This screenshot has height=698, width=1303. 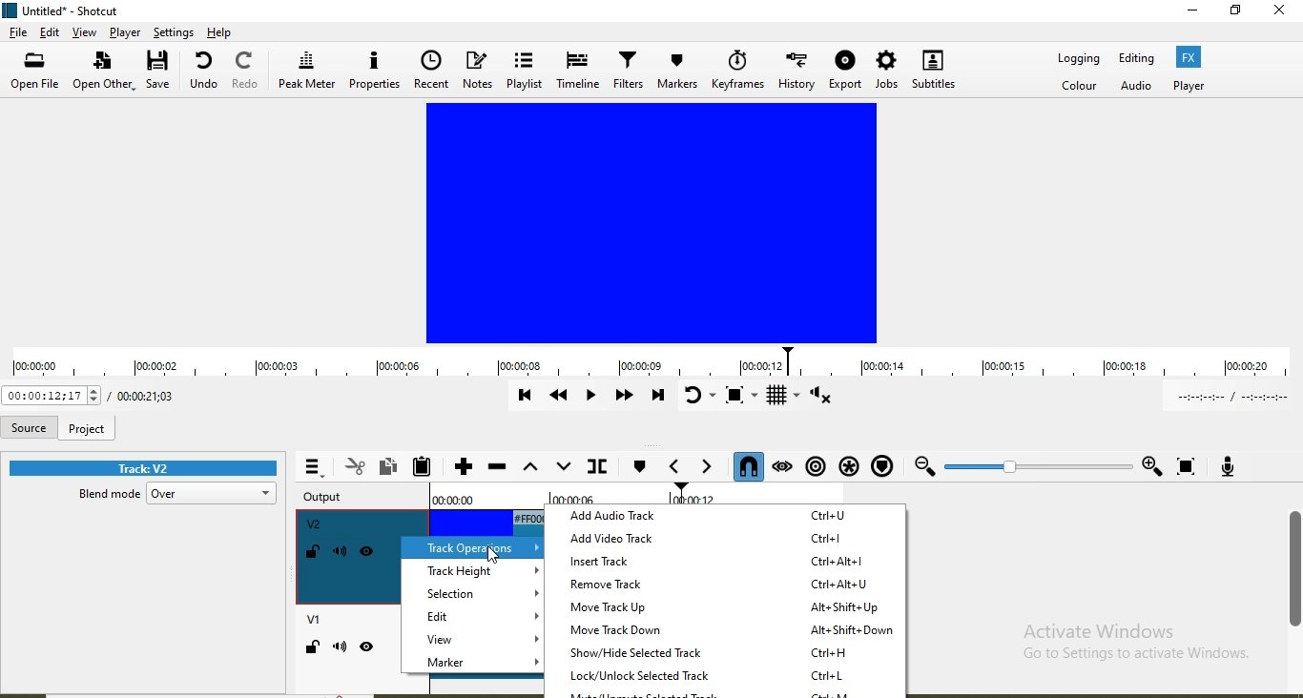 What do you see at coordinates (388, 467) in the screenshot?
I see `Copy` at bounding box center [388, 467].